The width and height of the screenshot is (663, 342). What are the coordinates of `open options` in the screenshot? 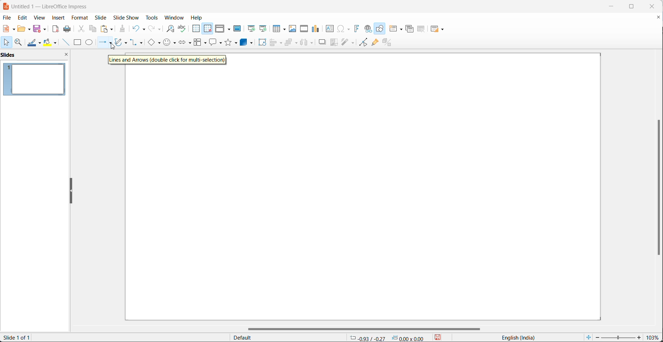 It's located at (23, 28).